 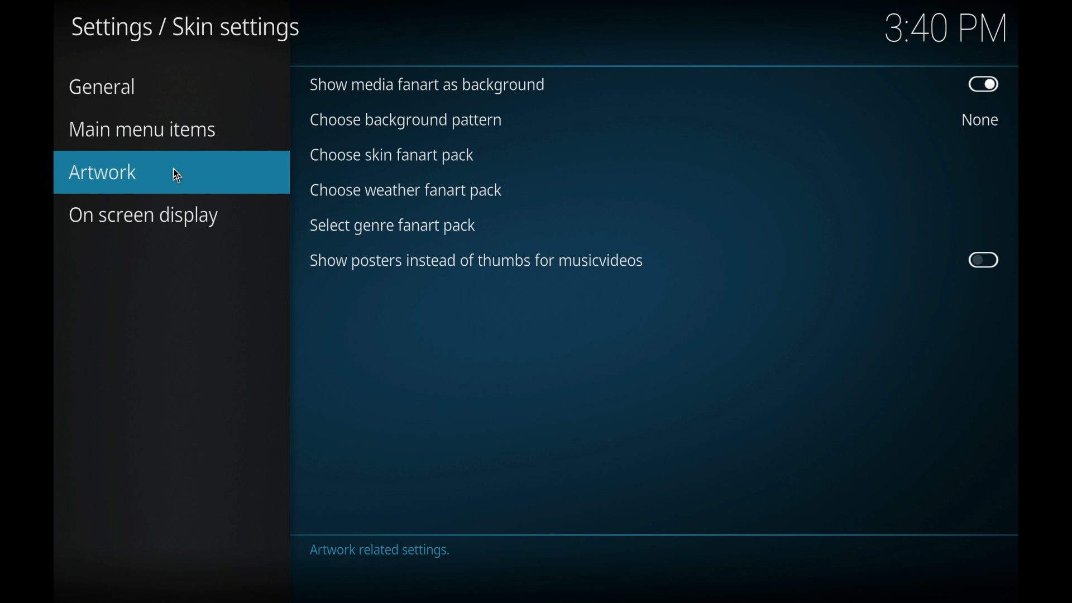 I want to click on on screen display, so click(x=144, y=217).